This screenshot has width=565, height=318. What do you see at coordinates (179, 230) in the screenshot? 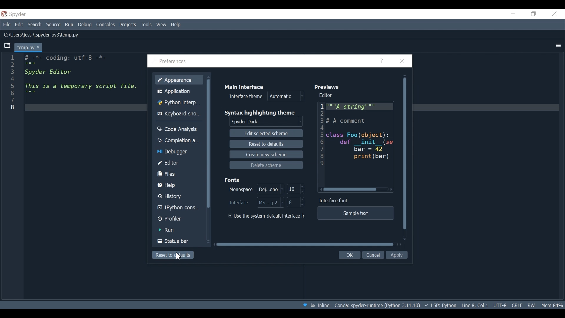
I see `Run` at bounding box center [179, 230].